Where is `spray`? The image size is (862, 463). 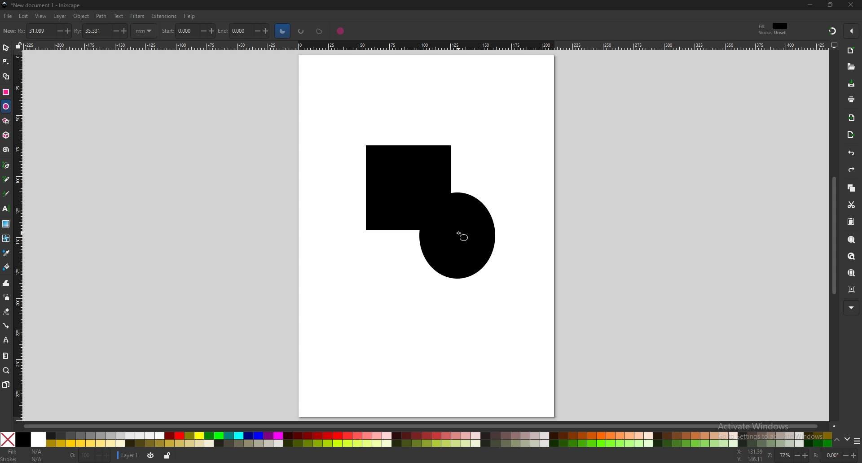
spray is located at coordinates (6, 297).